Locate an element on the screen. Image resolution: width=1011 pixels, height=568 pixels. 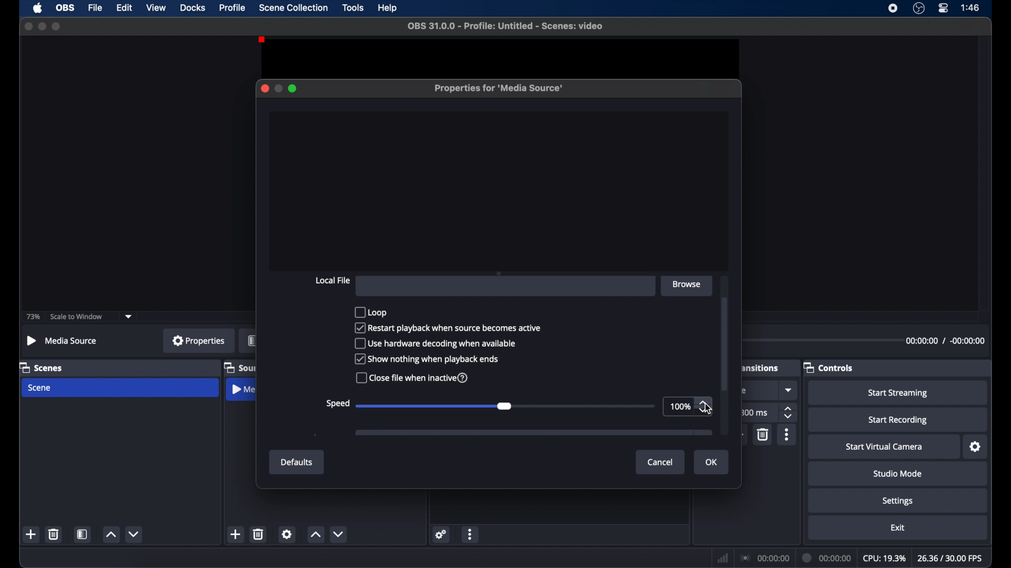
close file when inactive is located at coordinates (413, 378).